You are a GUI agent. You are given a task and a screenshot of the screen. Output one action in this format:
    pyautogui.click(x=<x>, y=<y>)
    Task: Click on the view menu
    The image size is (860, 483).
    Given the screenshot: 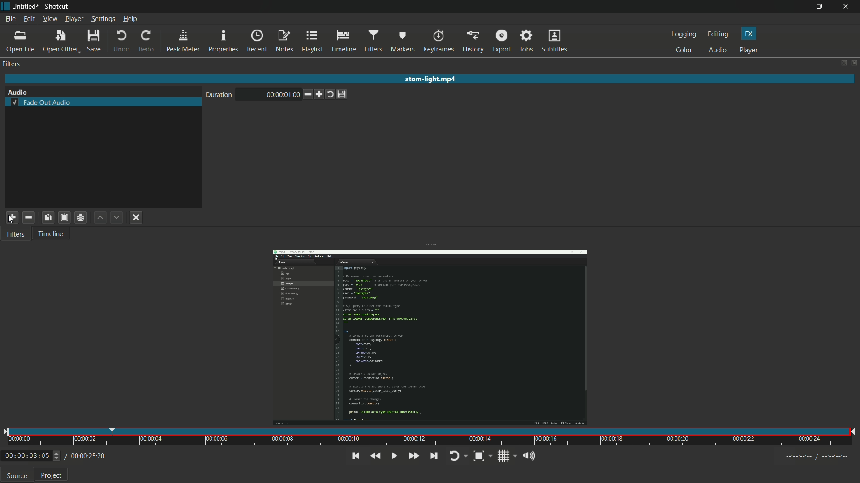 What is the action you would take?
    pyautogui.click(x=50, y=19)
    